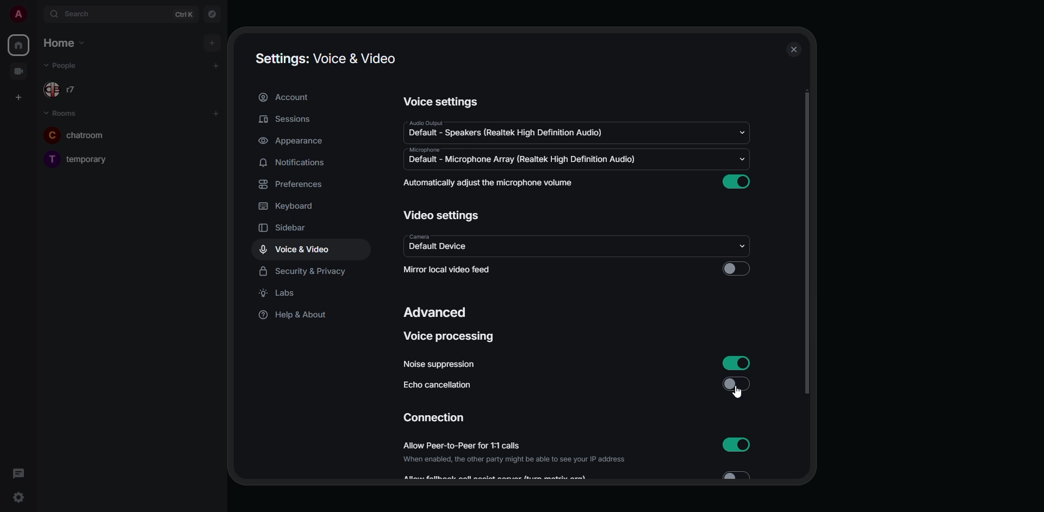 This screenshot has height=512, width=1044. I want to click on home, so click(20, 46).